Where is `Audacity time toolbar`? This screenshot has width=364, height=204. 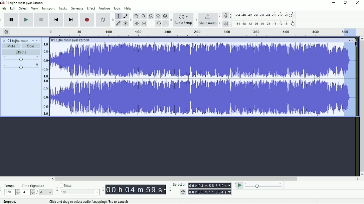 Audacity time toolbar is located at coordinates (103, 189).